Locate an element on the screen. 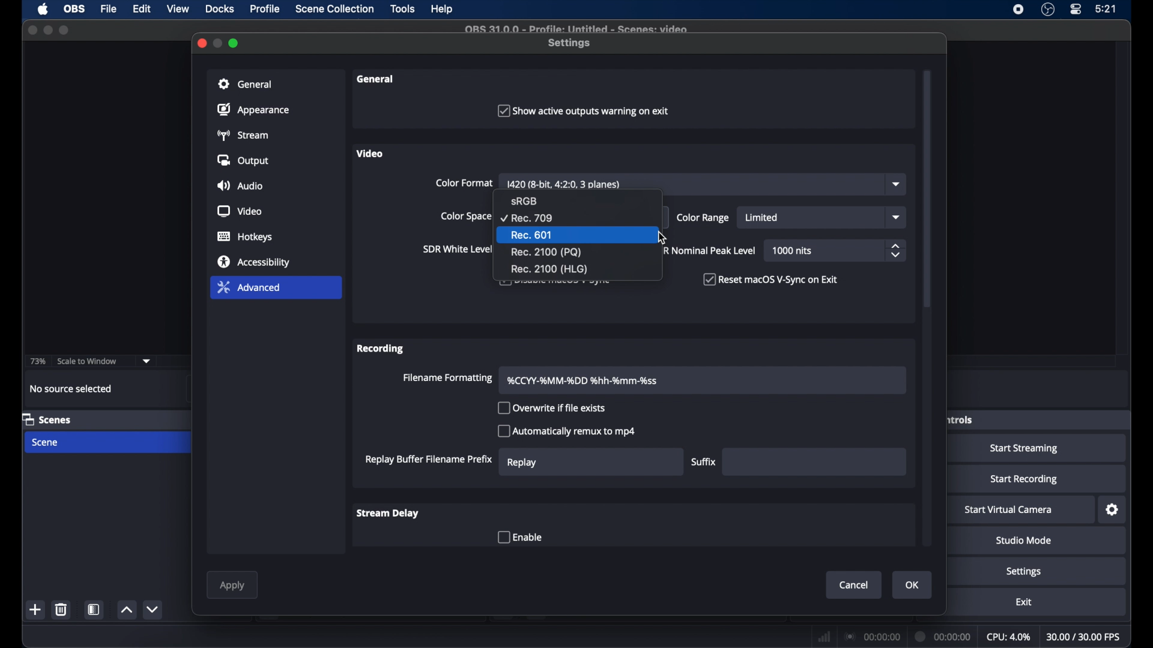 The image size is (1153, 648). suffix is located at coordinates (705, 462).